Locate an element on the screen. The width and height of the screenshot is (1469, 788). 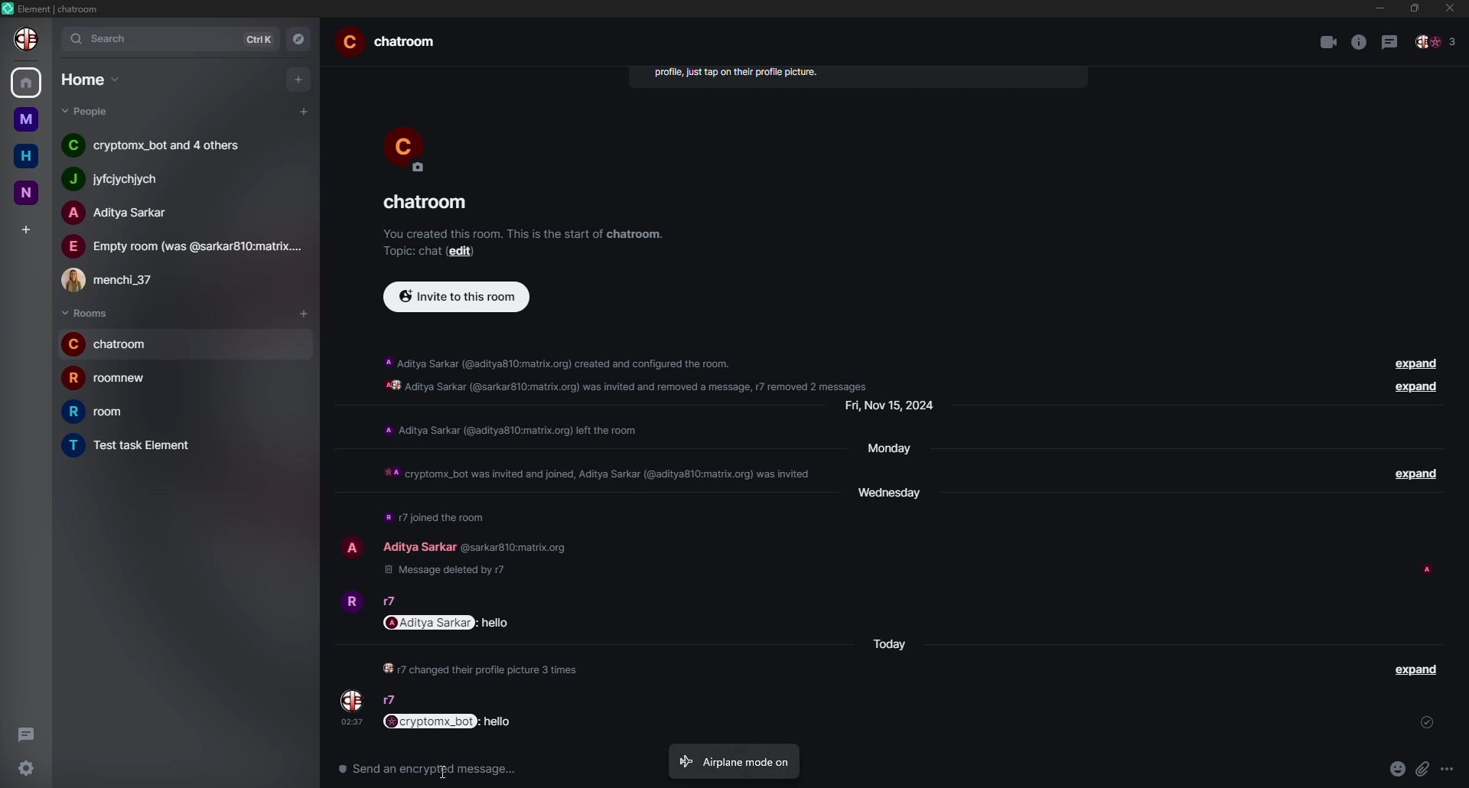
expand is located at coordinates (1419, 474).